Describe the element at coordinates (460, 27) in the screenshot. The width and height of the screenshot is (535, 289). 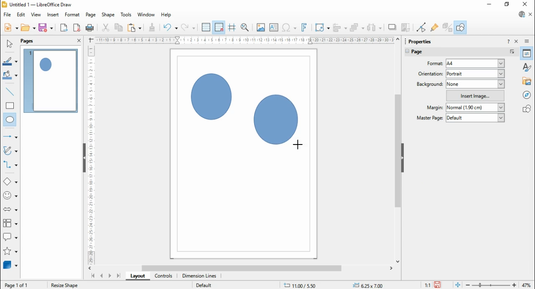
I see `show draw functions` at that location.